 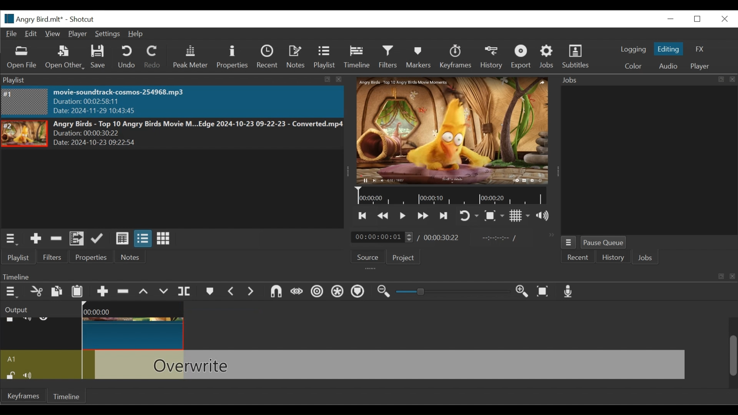 What do you see at coordinates (56, 239) in the screenshot?
I see `Remove cut` at bounding box center [56, 239].